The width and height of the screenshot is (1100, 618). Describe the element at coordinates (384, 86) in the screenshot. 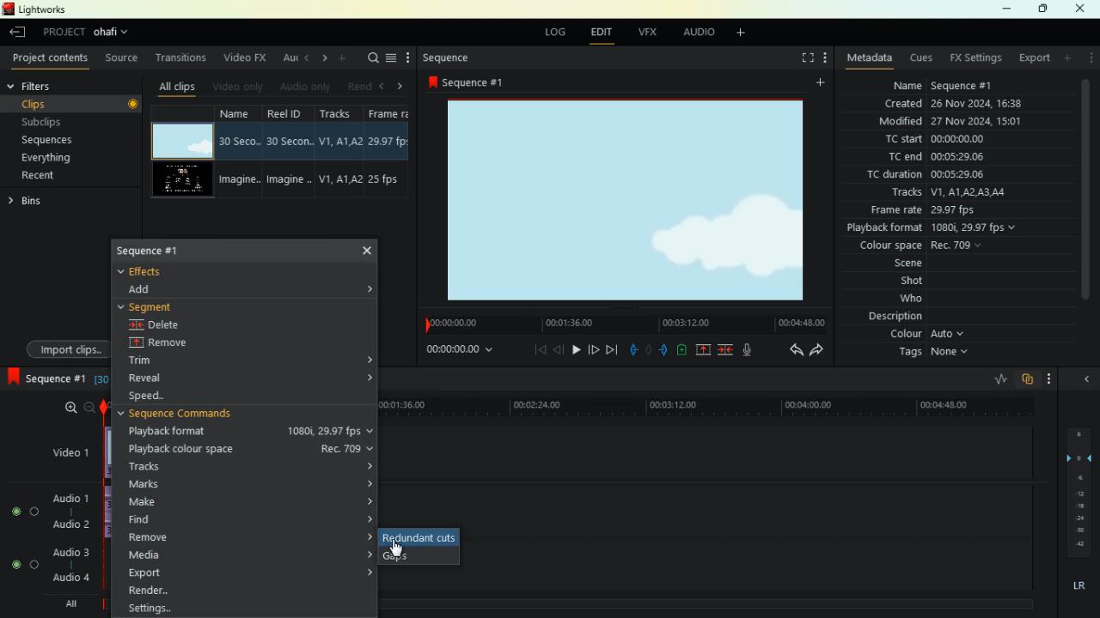

I see `left` at that location.